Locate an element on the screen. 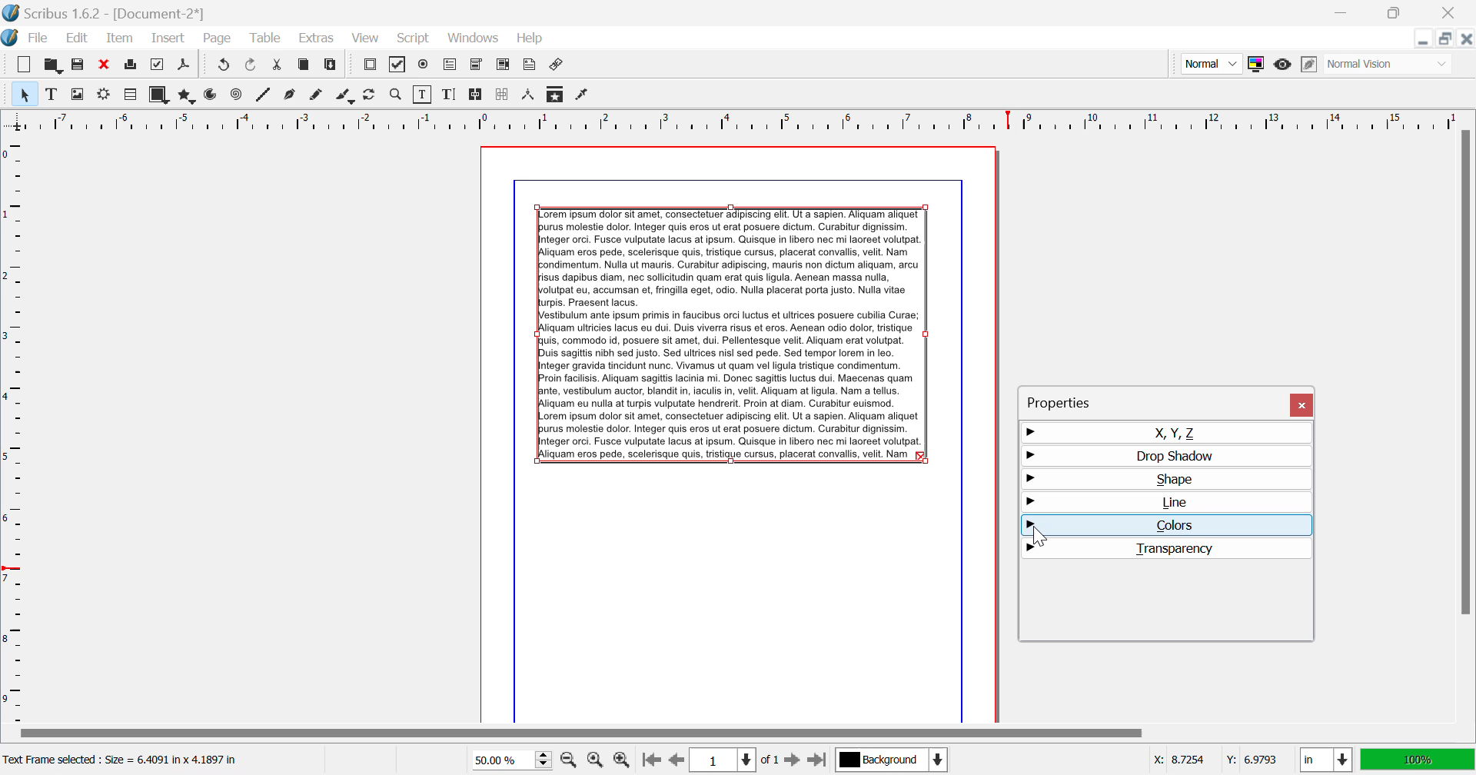 This screenshot has width=1476, height=775. Minimize is located at coordinates (1447, 38).